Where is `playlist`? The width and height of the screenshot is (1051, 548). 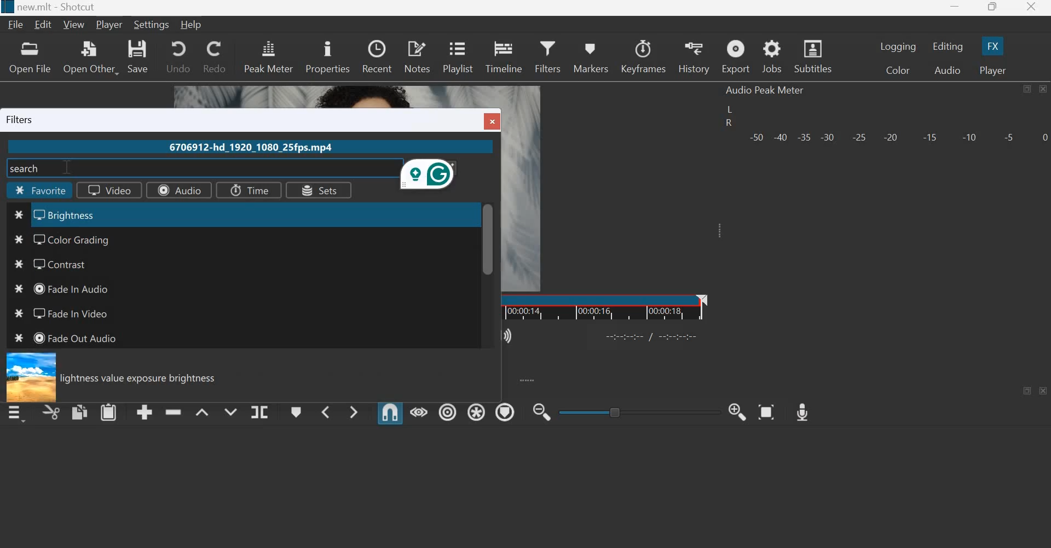 playlist is located at coordinates (457, 55).